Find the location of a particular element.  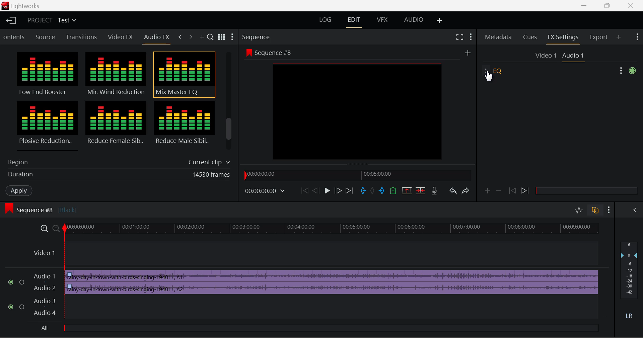

Add keyframe is located at coordinates (486, 192).